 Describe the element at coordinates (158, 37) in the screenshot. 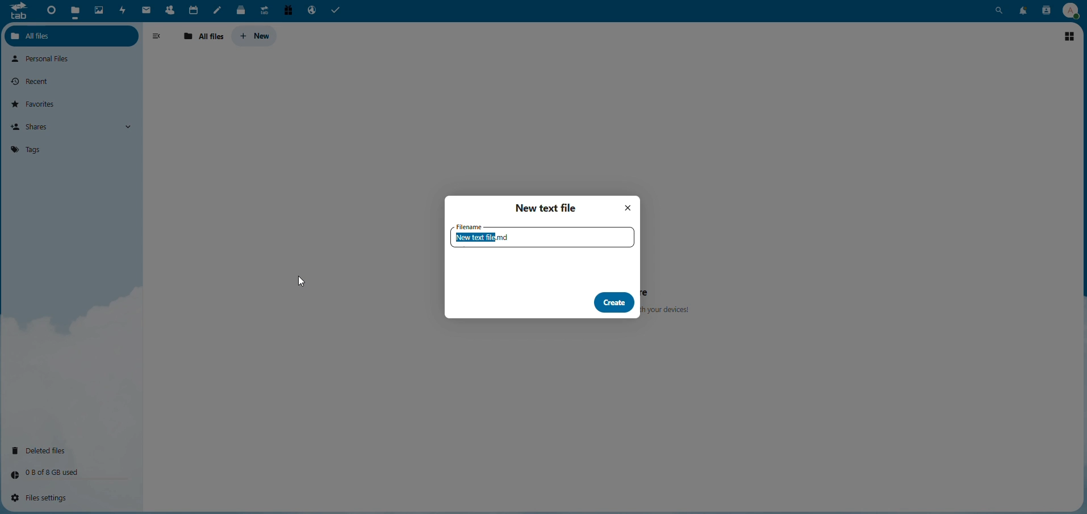

I see `Close Navigation` at that location.